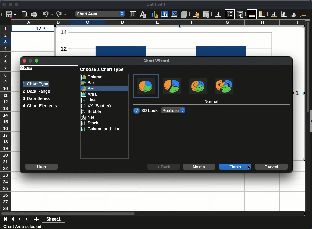  I want to click on X axis, so click(274, 14).